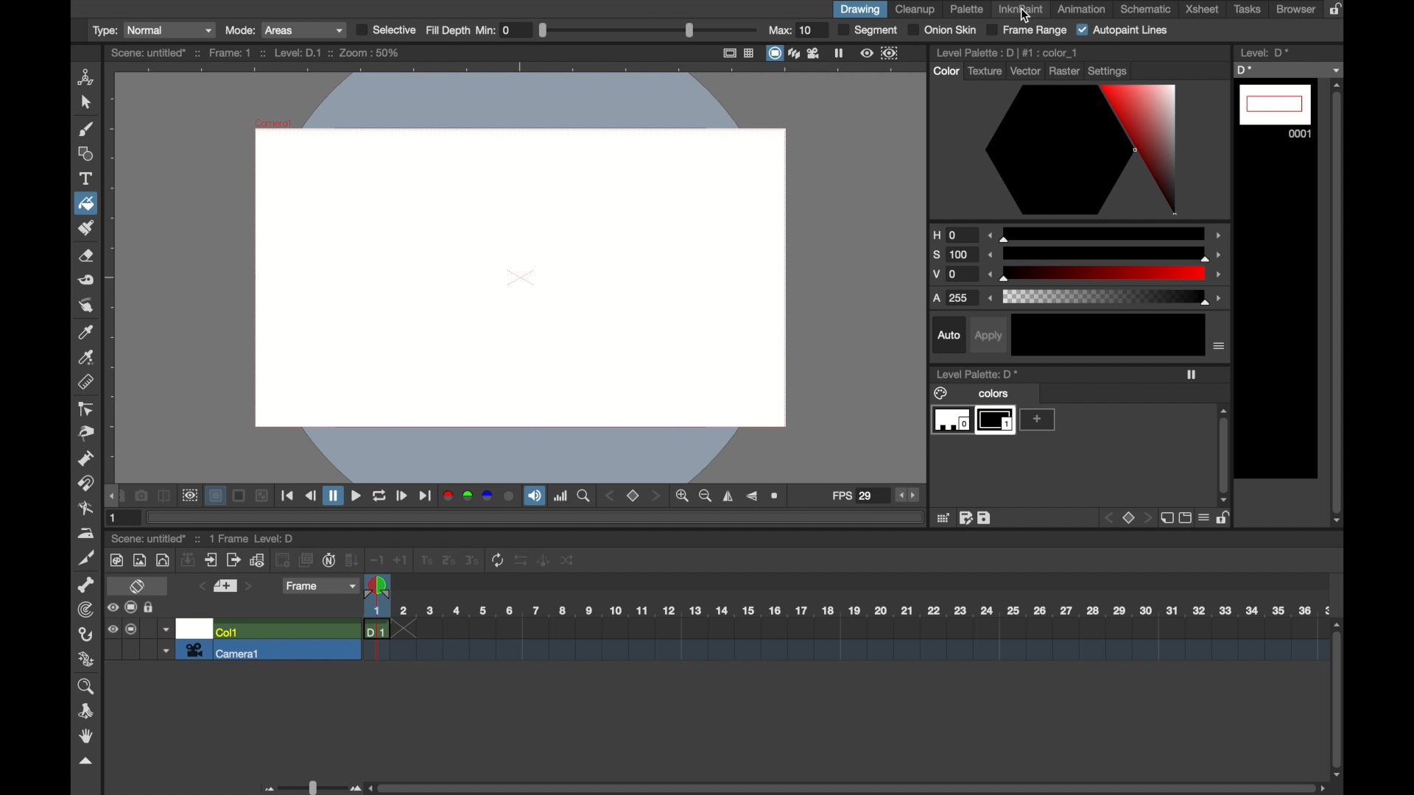 Image resolution: width=1414 pixels, height=795 pixels. I want to click on blender tool, so click(83, 509).